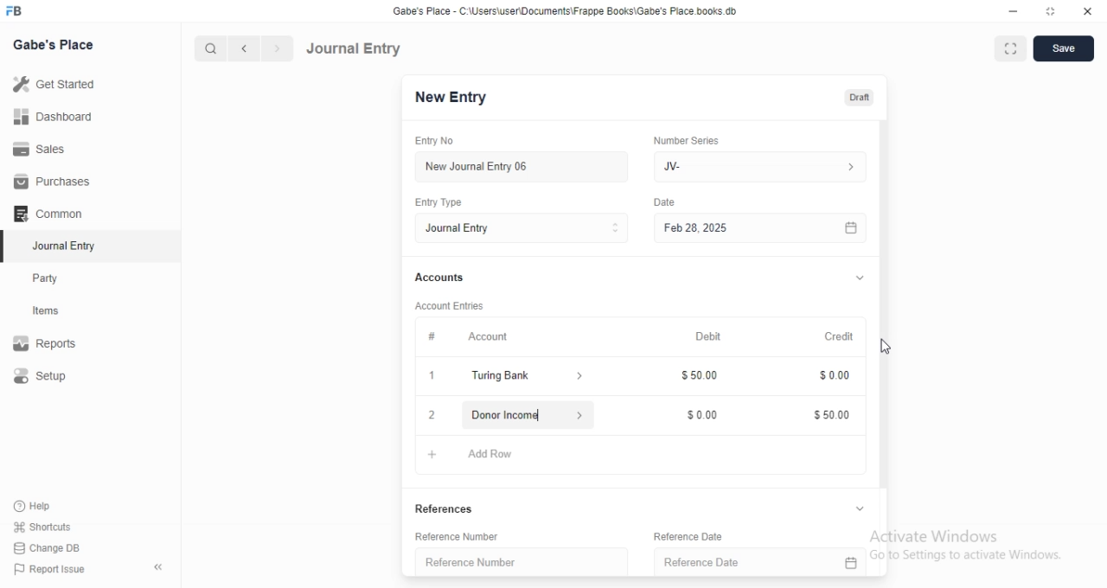 The width and height of the screenshot is (1107, 588). Describe the element at coordinates (667, 204) in the screenshot. I see `` at that location.